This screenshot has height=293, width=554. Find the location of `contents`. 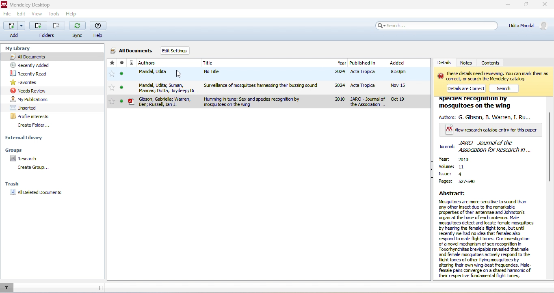

contents is located at coordinates (491, 62).